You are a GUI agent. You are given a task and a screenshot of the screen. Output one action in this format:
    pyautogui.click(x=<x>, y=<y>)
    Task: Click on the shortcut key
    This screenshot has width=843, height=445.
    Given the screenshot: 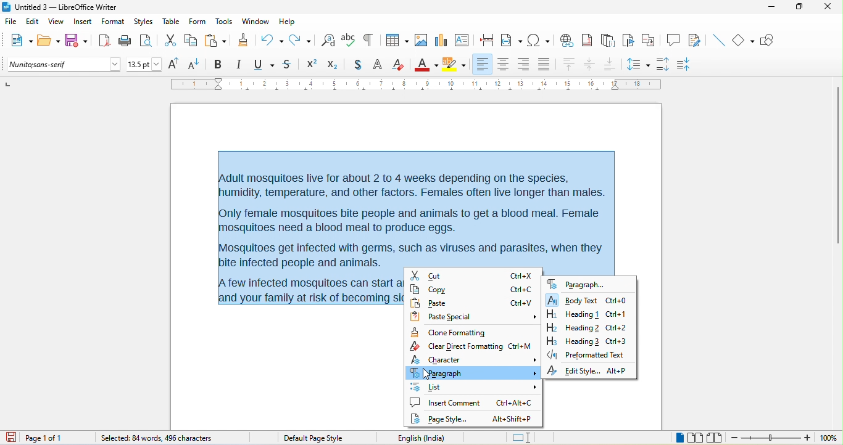 What is the action you would take?
    pyautogui.click(x=617, y=315)
    